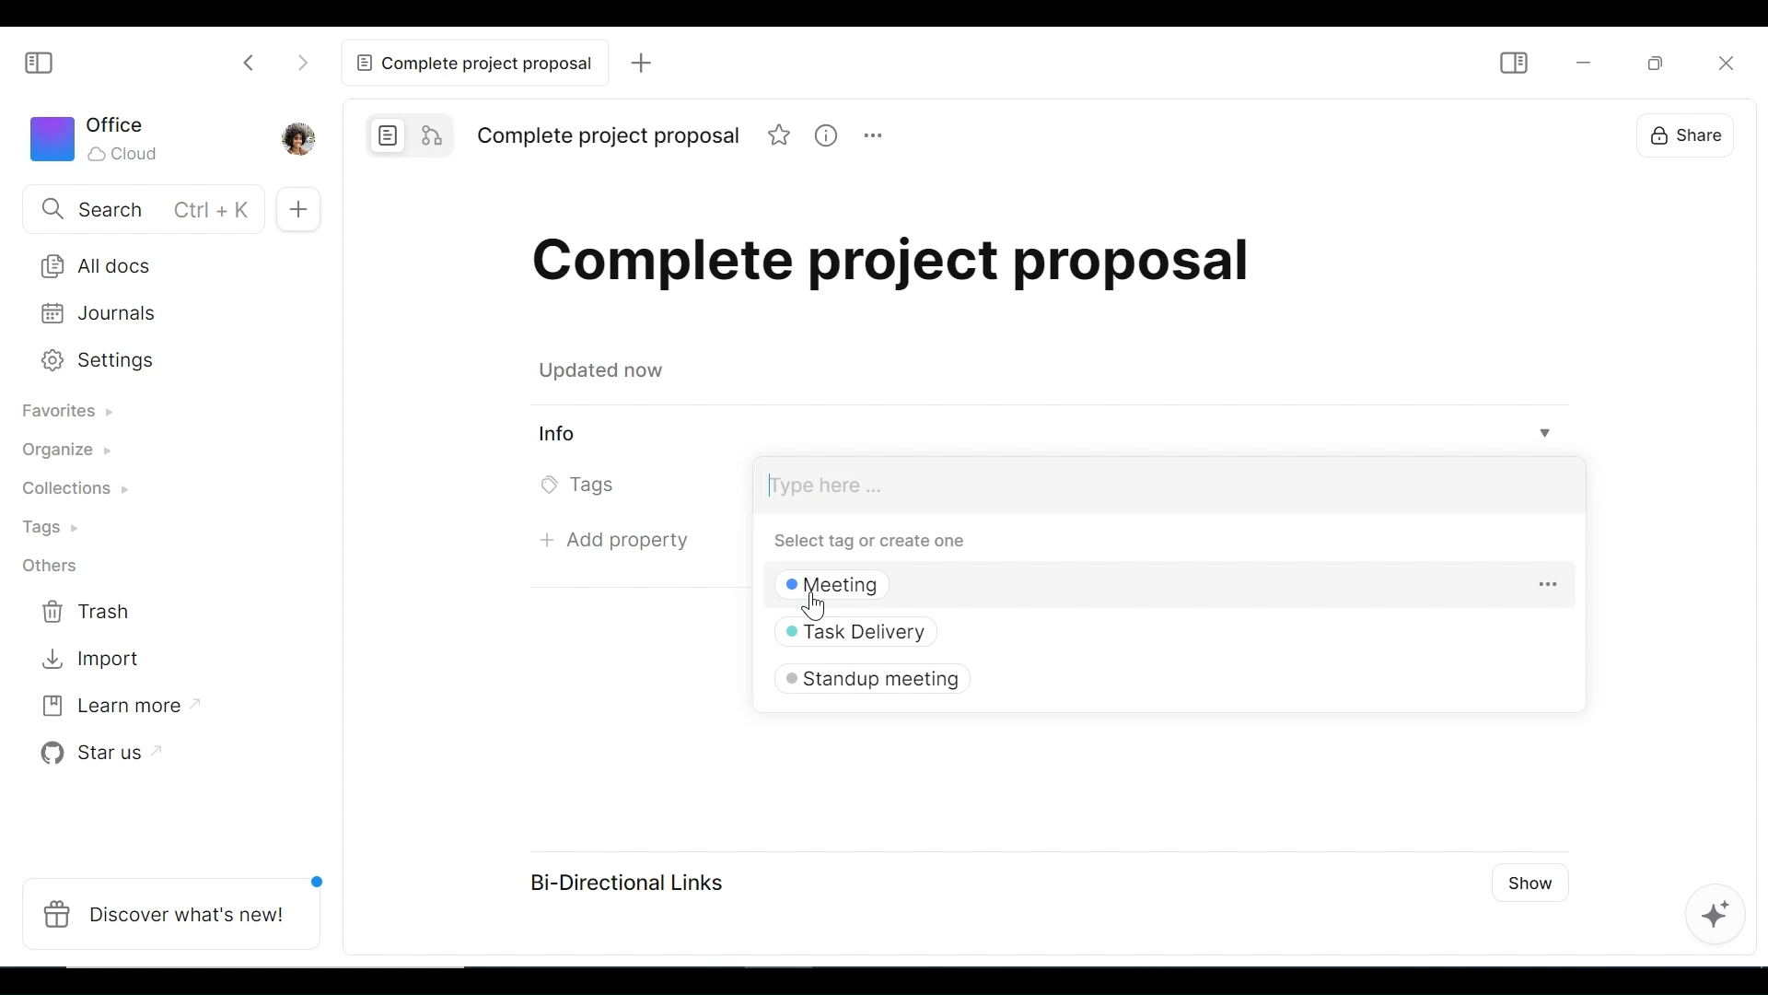  Describe the element at coordinates (100, 139) in the screenshot. I see `Workspace` at that location.